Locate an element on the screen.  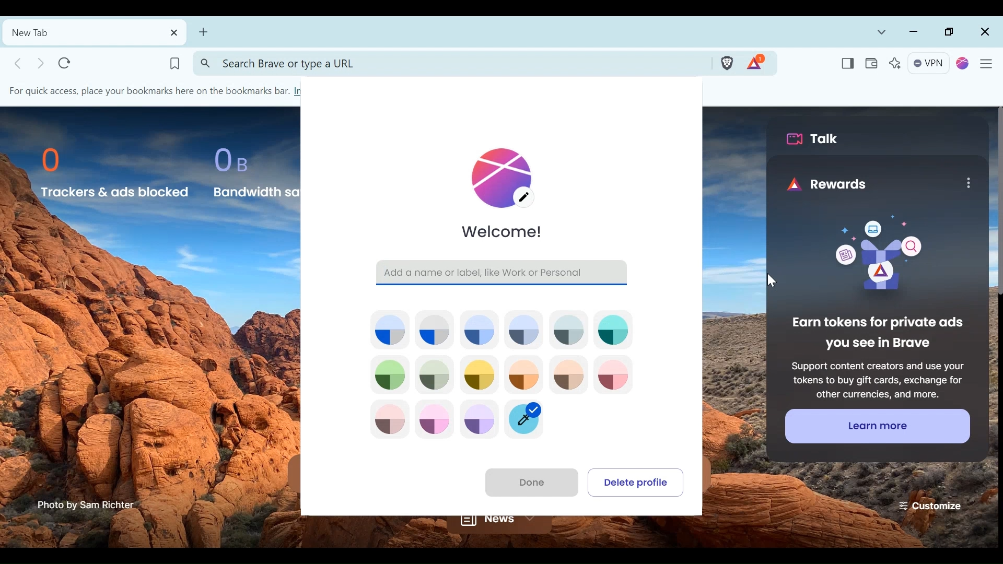
Customize is located at coordinates (931, 504).